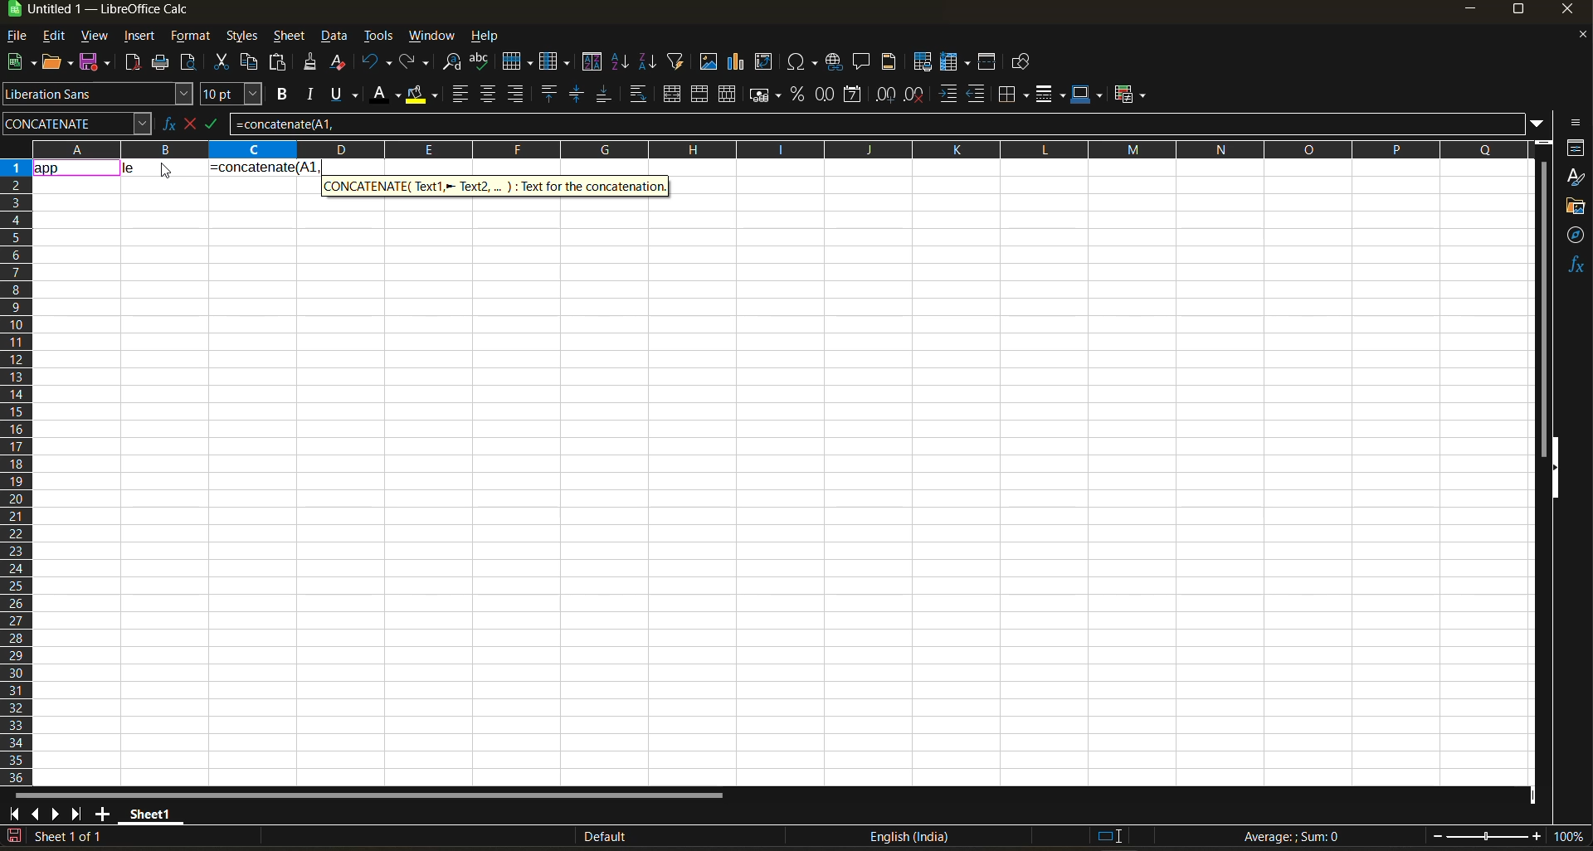 The height and width of the screenshot is (851, 1593). What do you see at coordinates (421, 95) in the screenshot?
I see `background color` at bounding box center [421, 95].